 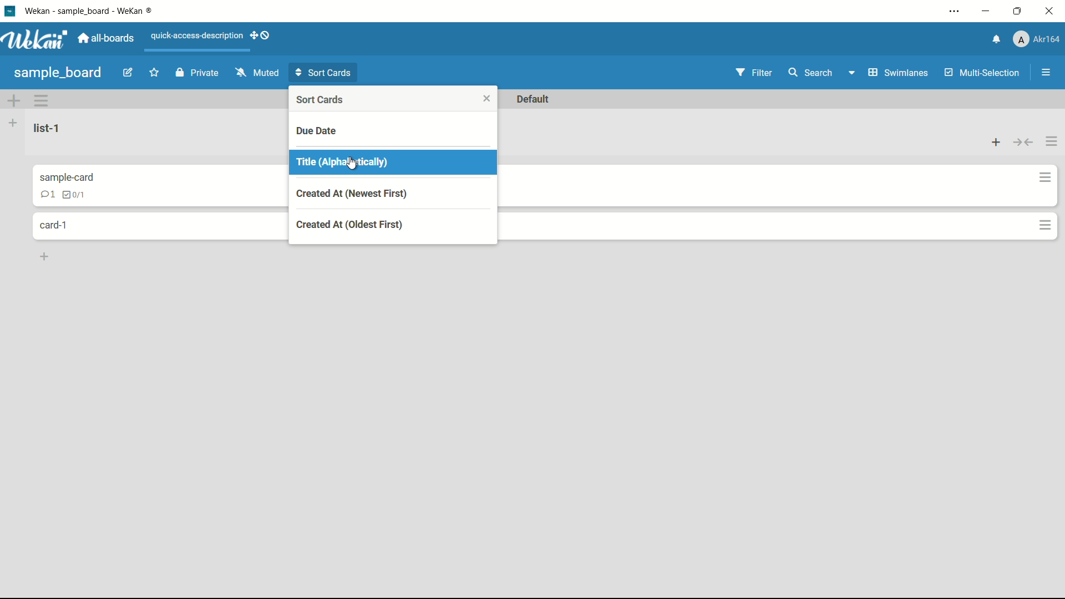 I want to click on add star, so click(x=155, y=73).